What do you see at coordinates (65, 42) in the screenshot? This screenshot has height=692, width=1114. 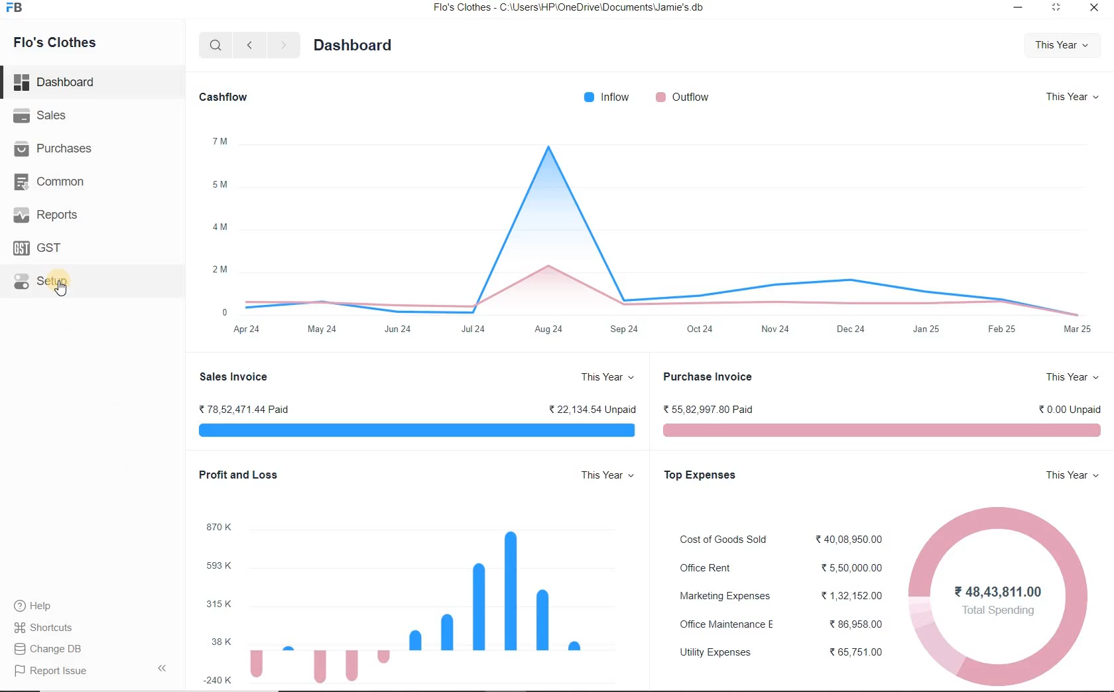 I see `Flo's Clothes` at bounding box center [65, 42].